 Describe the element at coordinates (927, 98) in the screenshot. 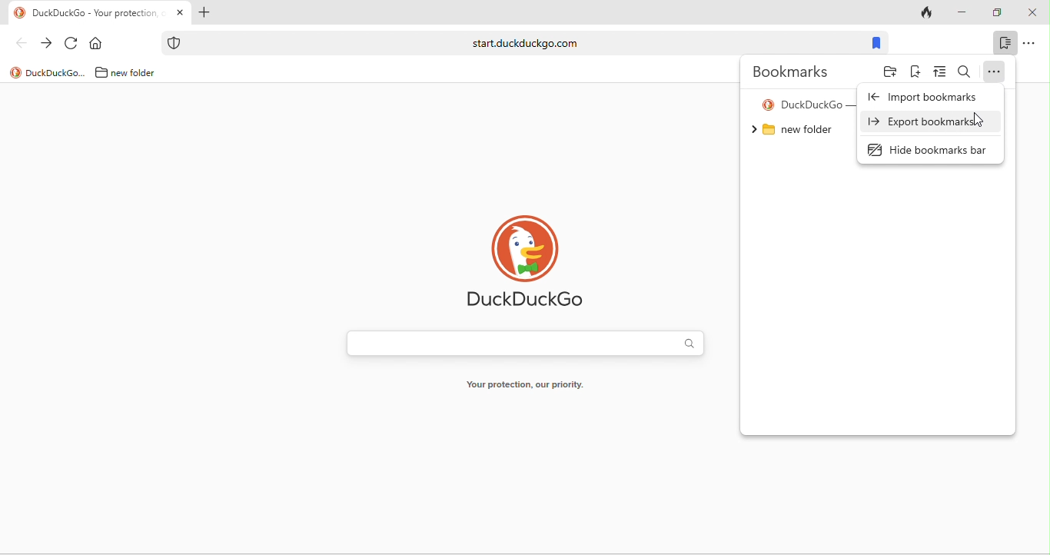

I see `import bookmarks` at that location.